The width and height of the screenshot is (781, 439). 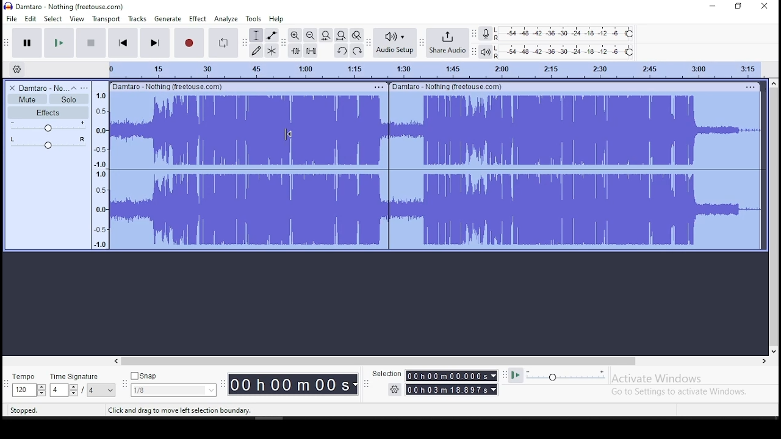 I want to click on scroll bar, so click(x=774, y=217).